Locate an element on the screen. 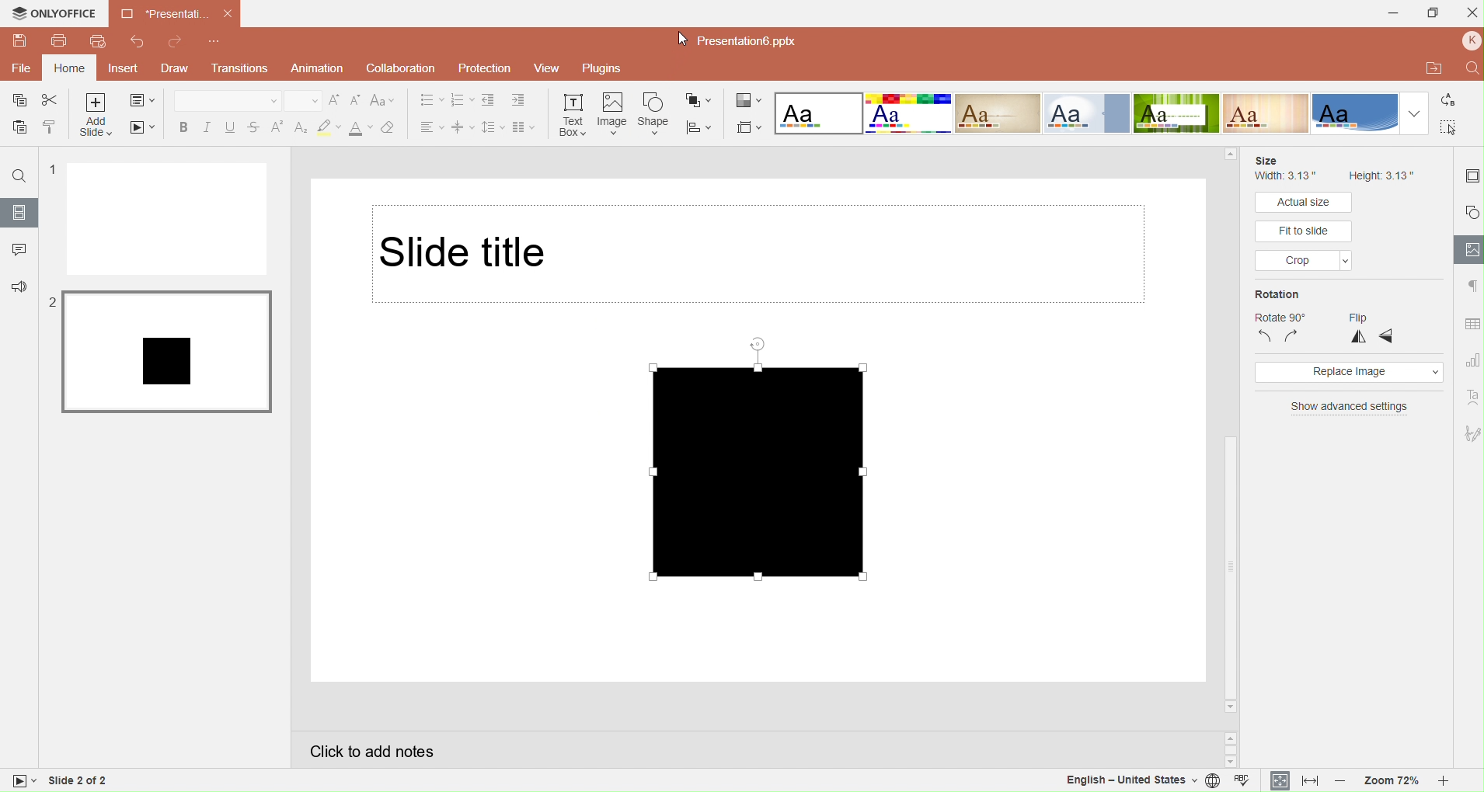  Protection is located at coordinates (484, 68).